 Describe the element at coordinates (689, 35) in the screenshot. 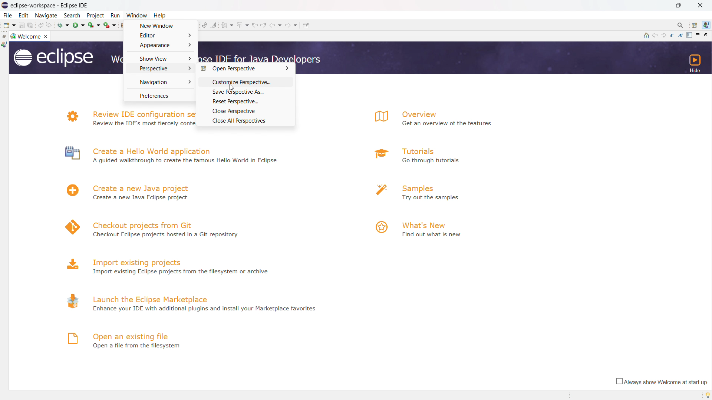

I see `customize page` at that location.